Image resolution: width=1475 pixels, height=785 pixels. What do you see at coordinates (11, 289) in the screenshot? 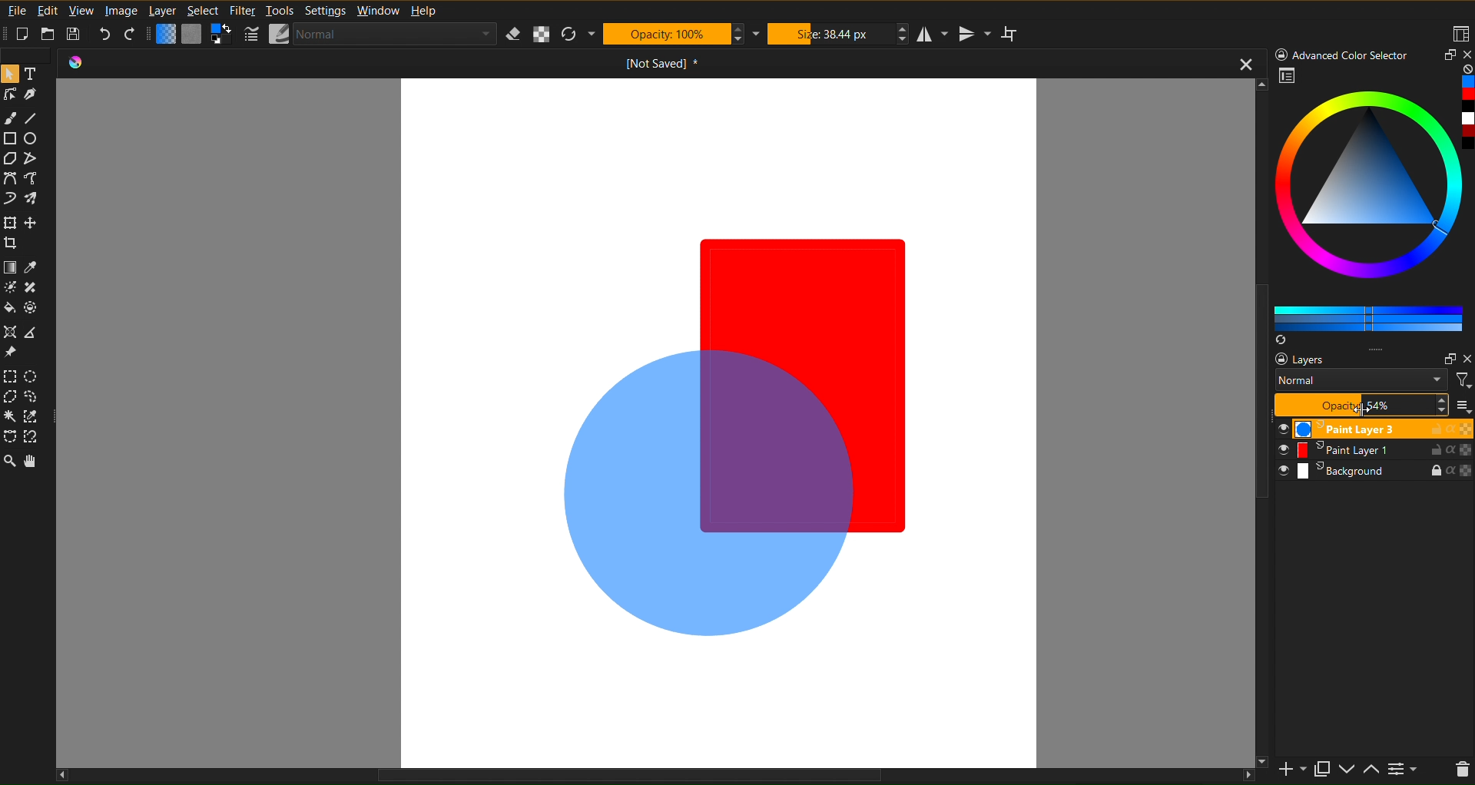
I see `Color Tool` at bounding box center [11, 289].